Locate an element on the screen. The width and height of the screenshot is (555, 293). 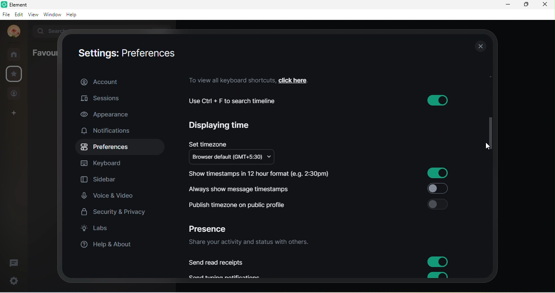
button is located at coordinates (437, 189).